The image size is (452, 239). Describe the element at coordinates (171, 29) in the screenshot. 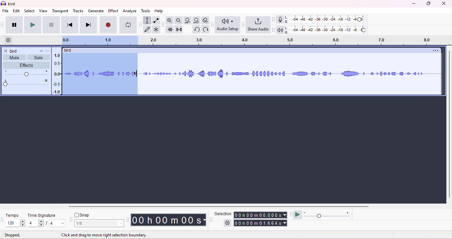

I see `trim outside selection` at that location.